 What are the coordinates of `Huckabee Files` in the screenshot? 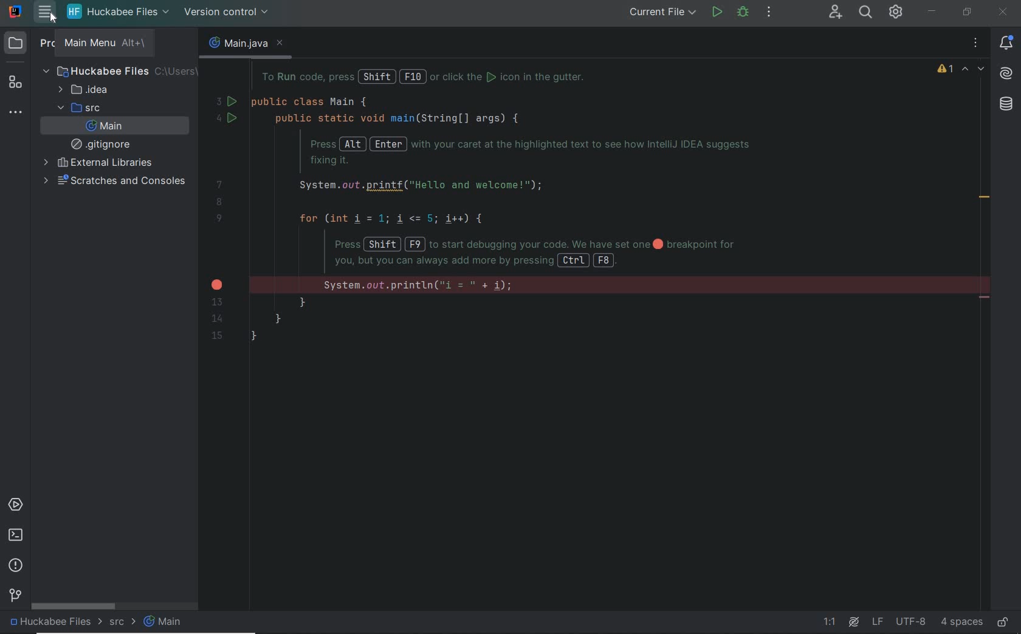 It's located at (115, 70).